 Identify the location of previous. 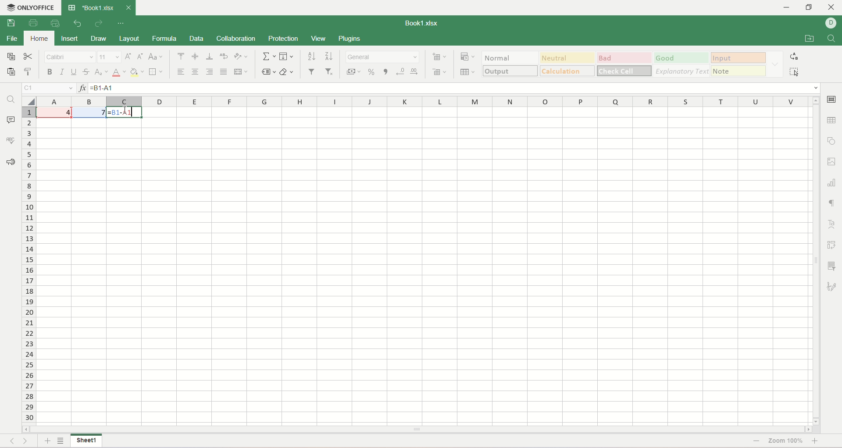
(11, 440).